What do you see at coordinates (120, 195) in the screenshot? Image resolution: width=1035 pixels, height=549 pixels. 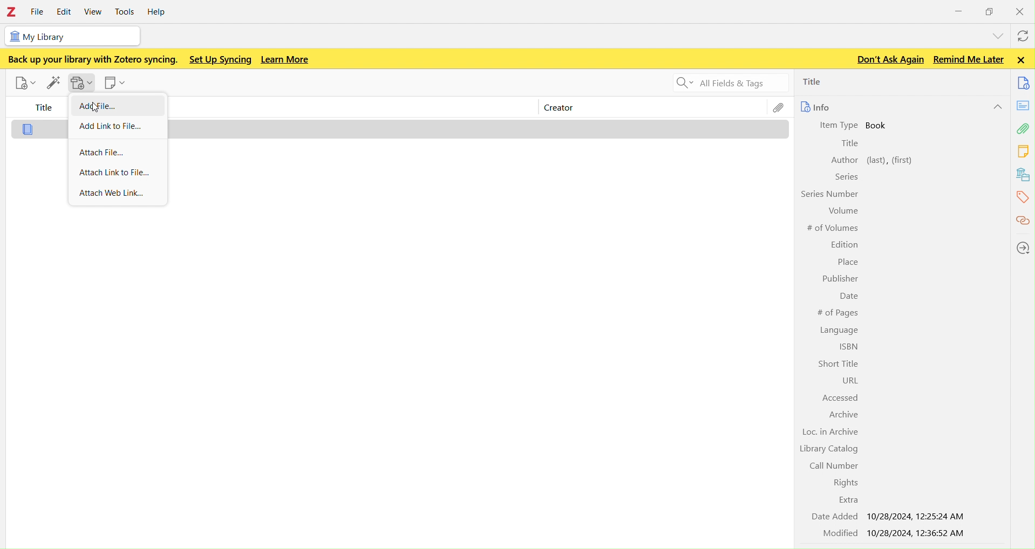 I see `attach web link` at bounding box center [120, 195].